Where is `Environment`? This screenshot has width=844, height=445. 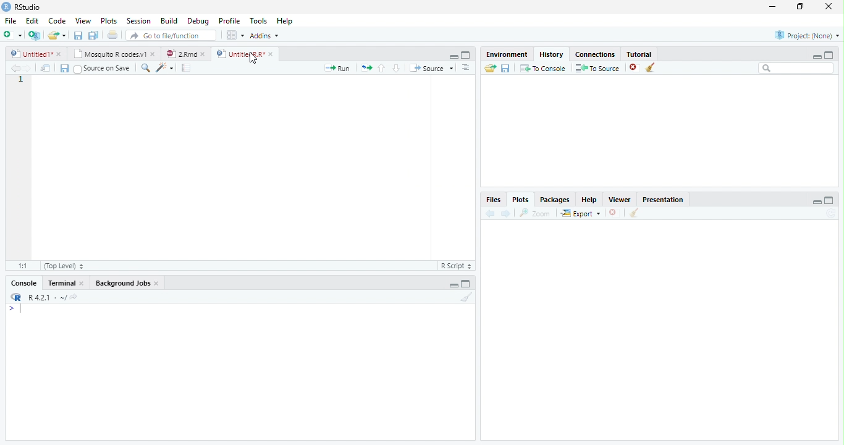 Environment is located at coordinates (507, 54).